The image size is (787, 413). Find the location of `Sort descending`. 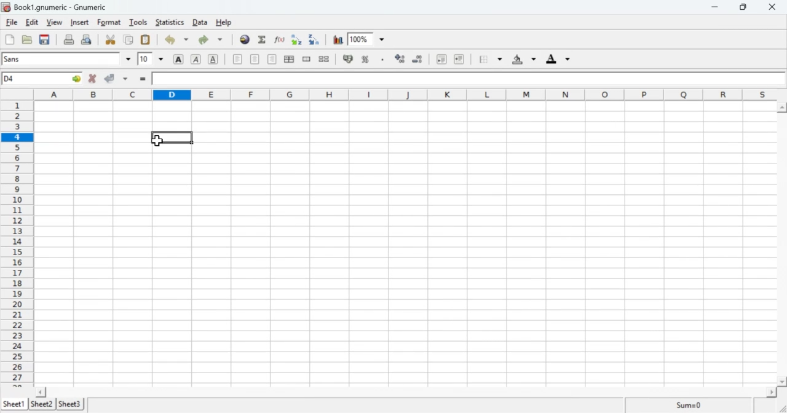

Sort descending is located at coordinates (315, 40).